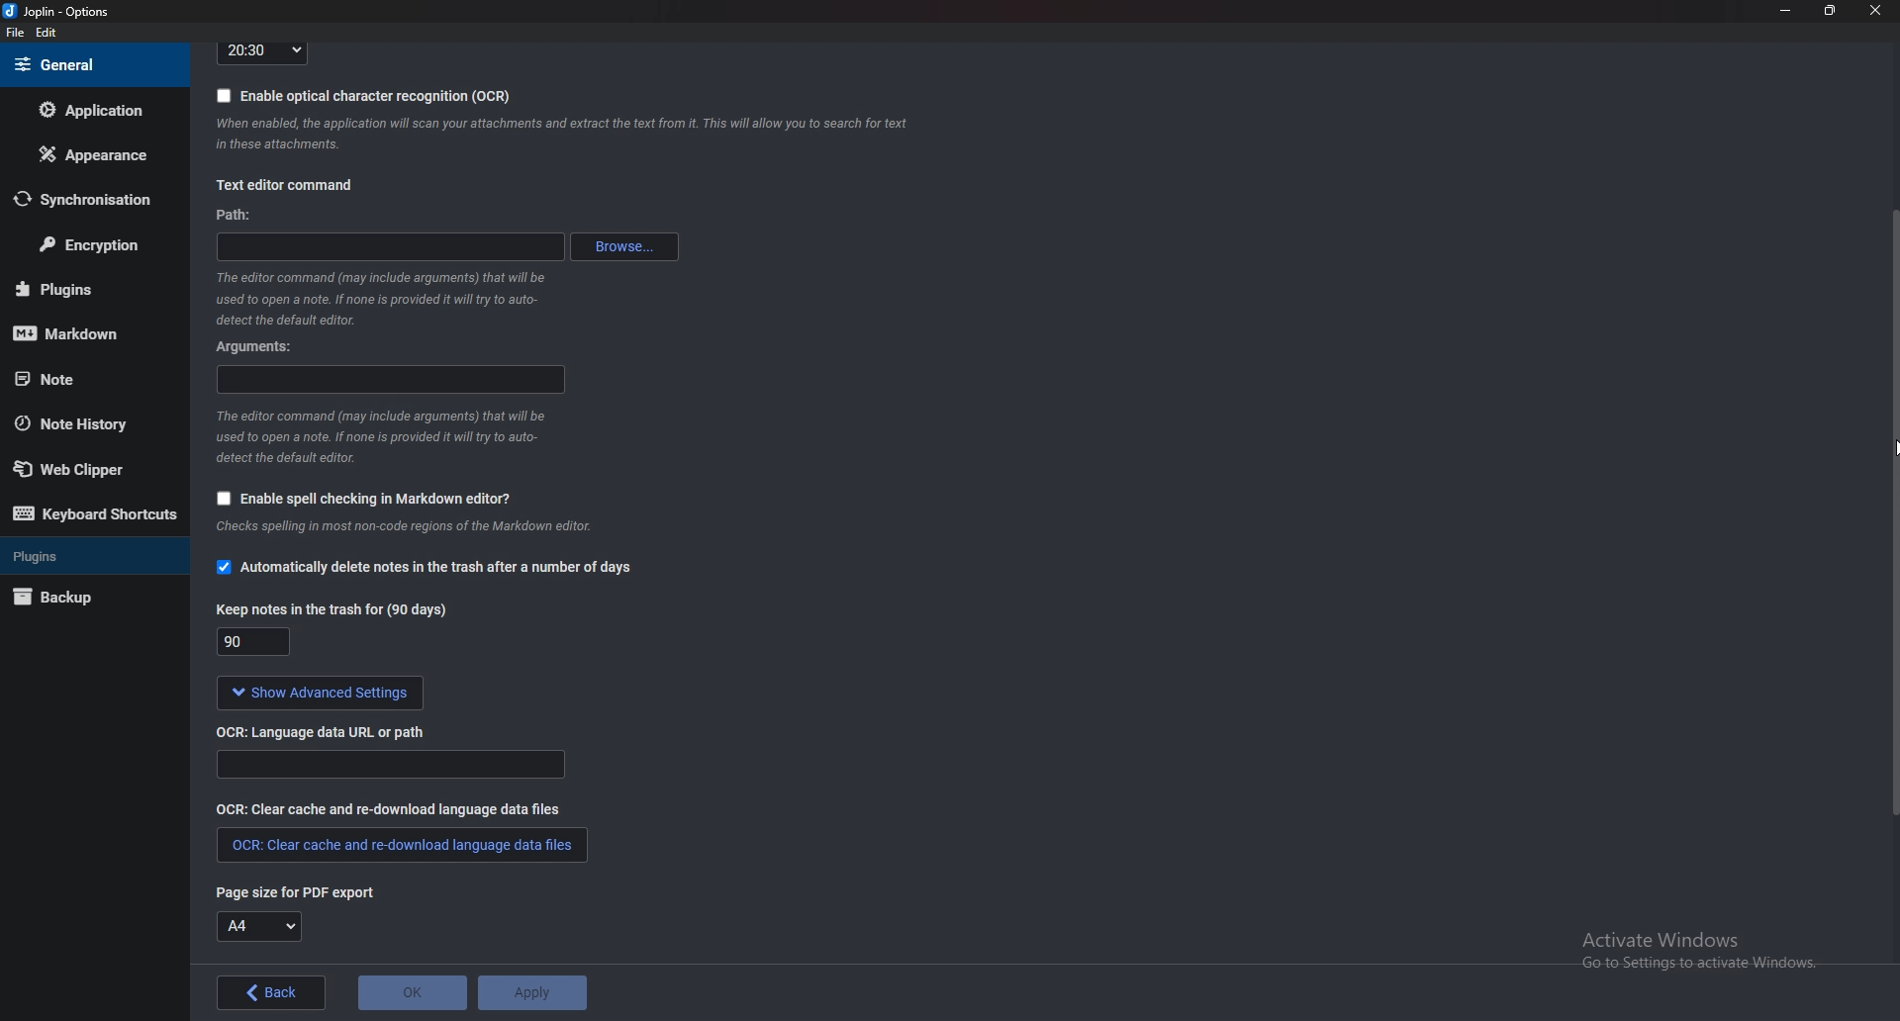 The image size is (1900, 1021). What do you see at coordinates (257, 644) in the screenshot?
I see `Keep notes in the trash for` at bounding box center [257, 644].